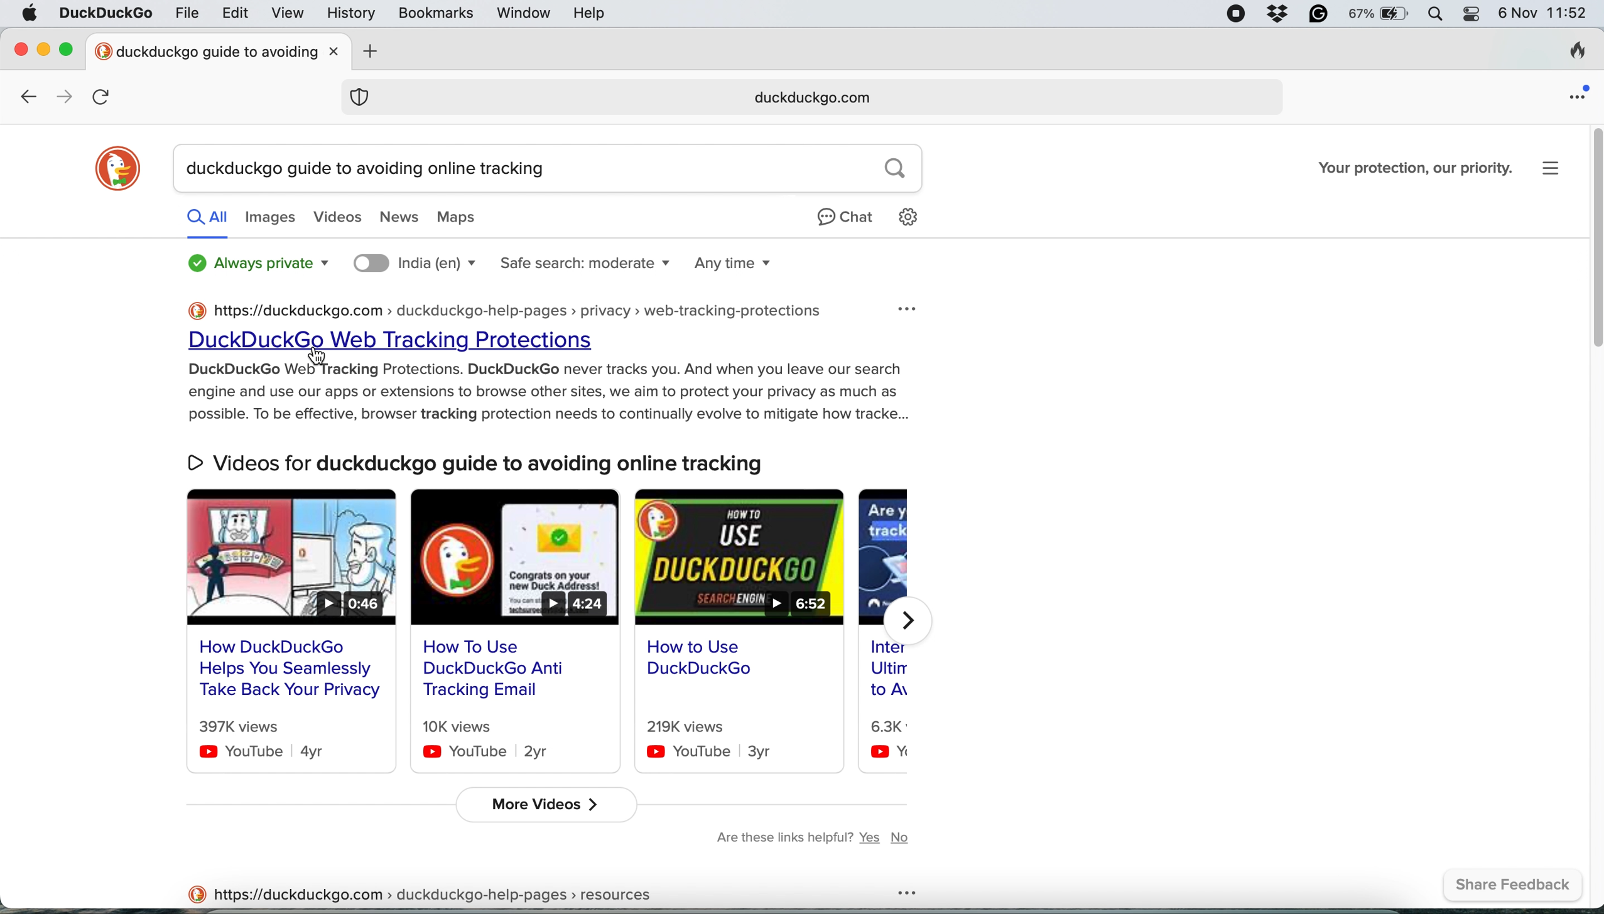 The height and width of the screenshot is (914, 1604). Describe the element at coordinates (590, 13) in the screenshot. I see `help` at that location.